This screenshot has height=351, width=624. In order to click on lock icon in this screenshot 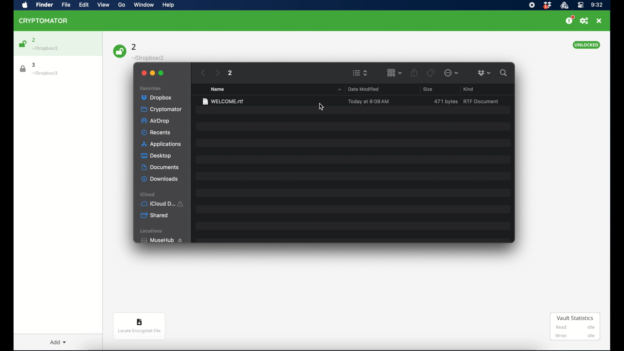, I will do `click(21, 69)`.